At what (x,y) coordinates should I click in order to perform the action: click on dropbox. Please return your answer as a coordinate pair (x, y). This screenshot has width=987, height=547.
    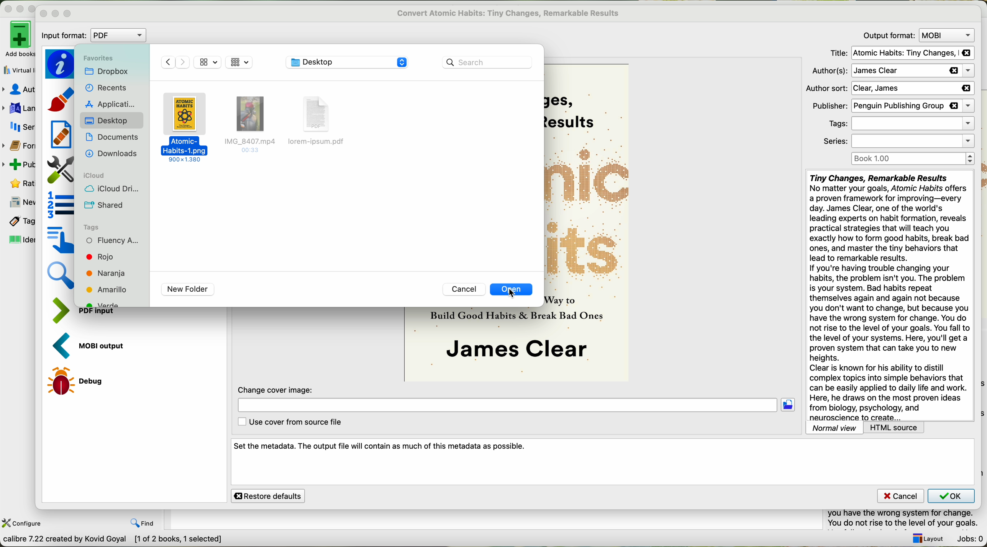
    Looking at the image, I should click on (106, 72).